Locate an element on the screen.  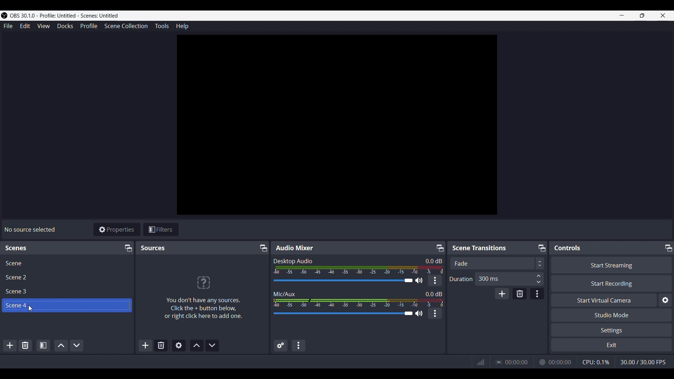
Add source is located at coordinates (146, 345).